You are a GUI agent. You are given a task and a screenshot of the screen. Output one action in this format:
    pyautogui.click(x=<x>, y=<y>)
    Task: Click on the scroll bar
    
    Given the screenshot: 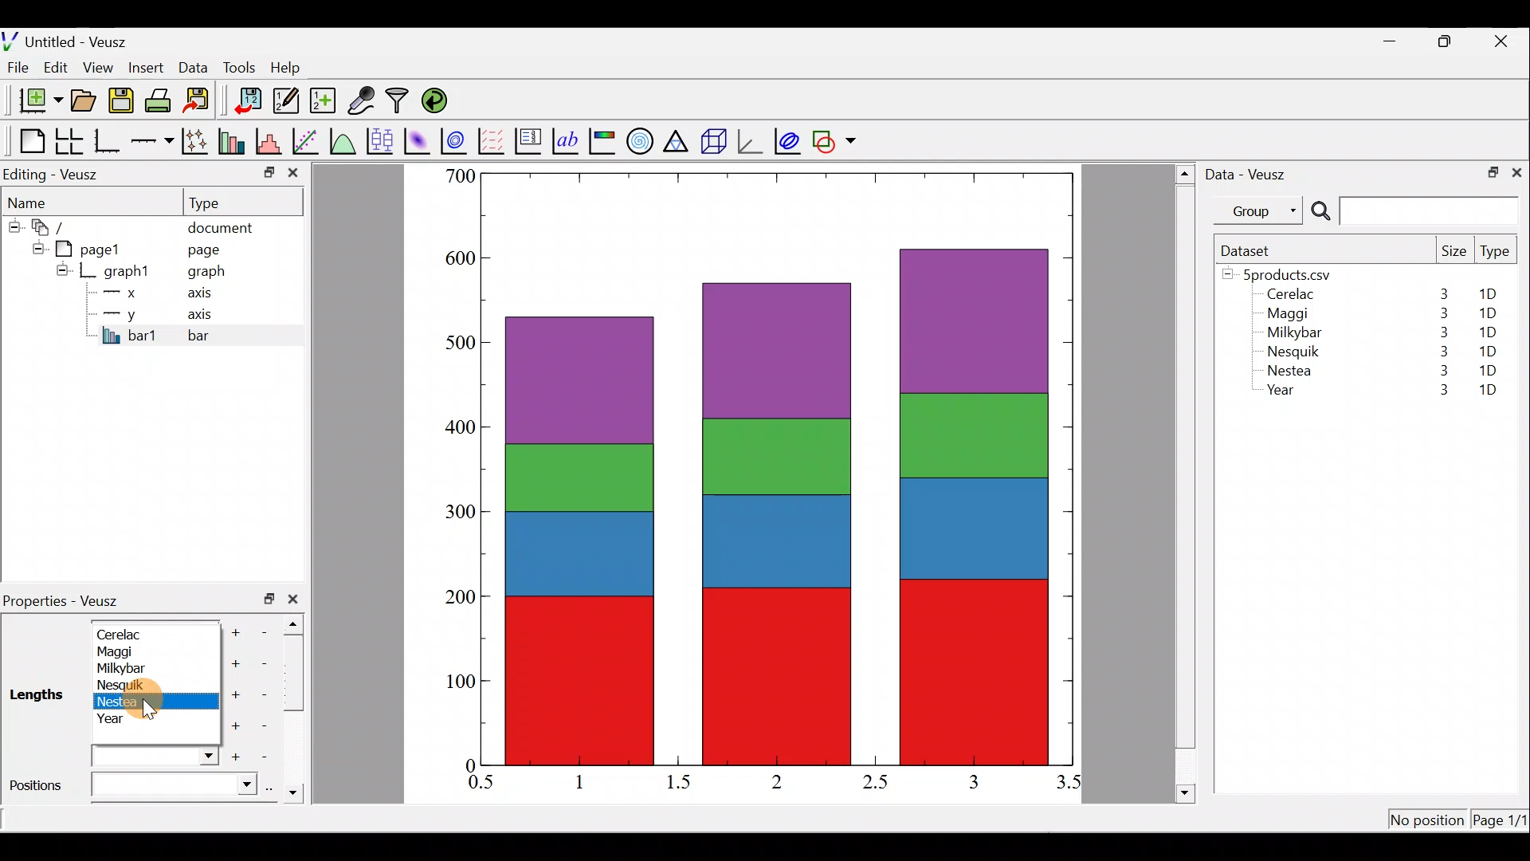 What is the action you would take?
    pyautogui.click(x=1186, y=481)
    